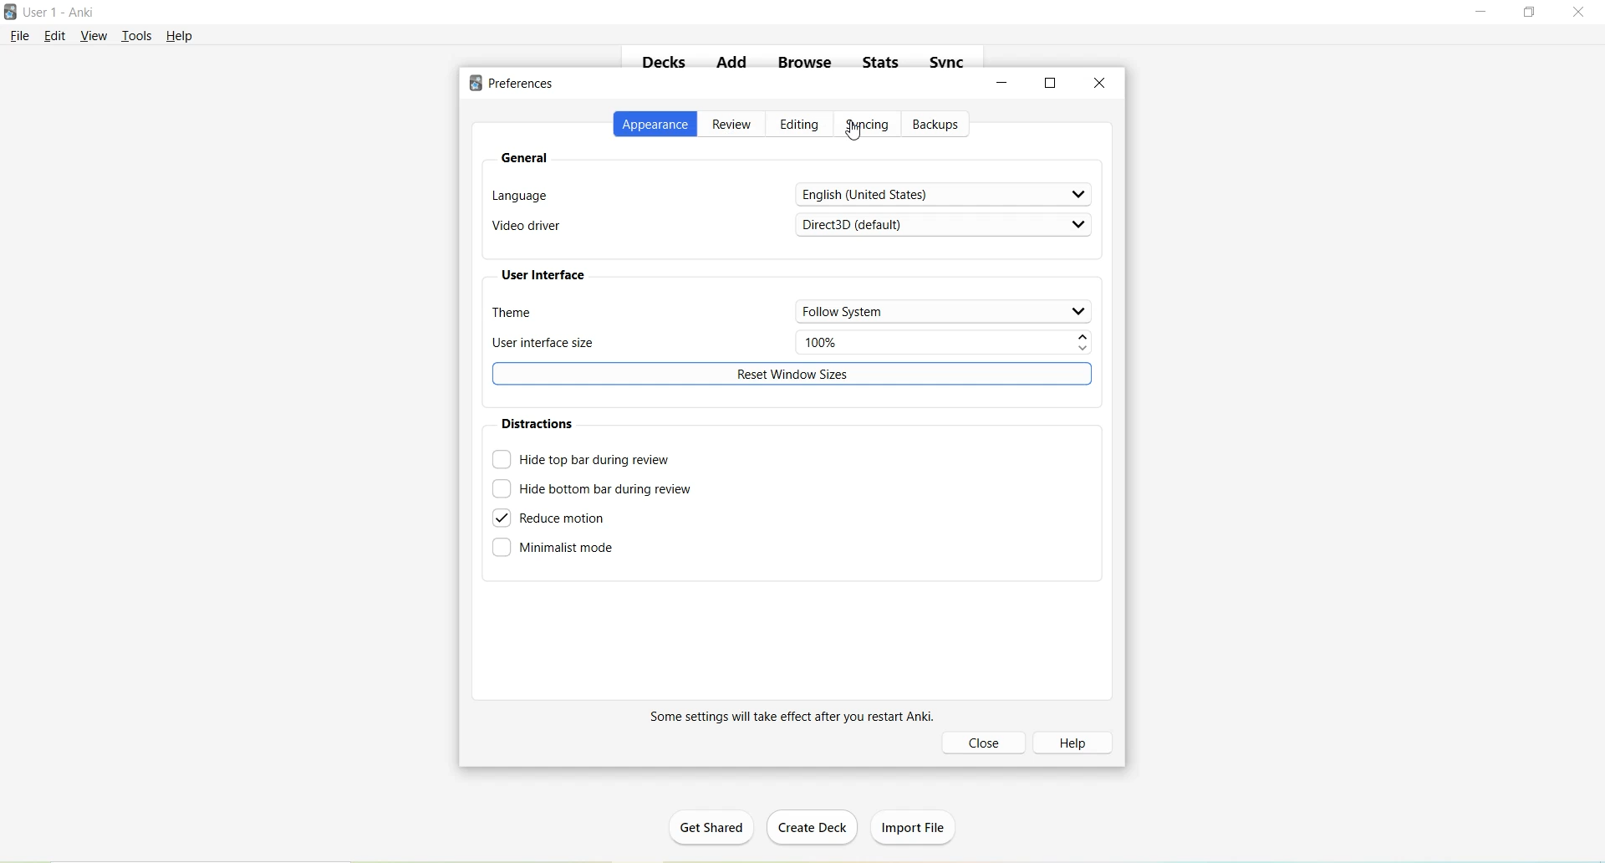 This screenshot has width=1605, height=863. I want to click on Language, so click(791, 194).